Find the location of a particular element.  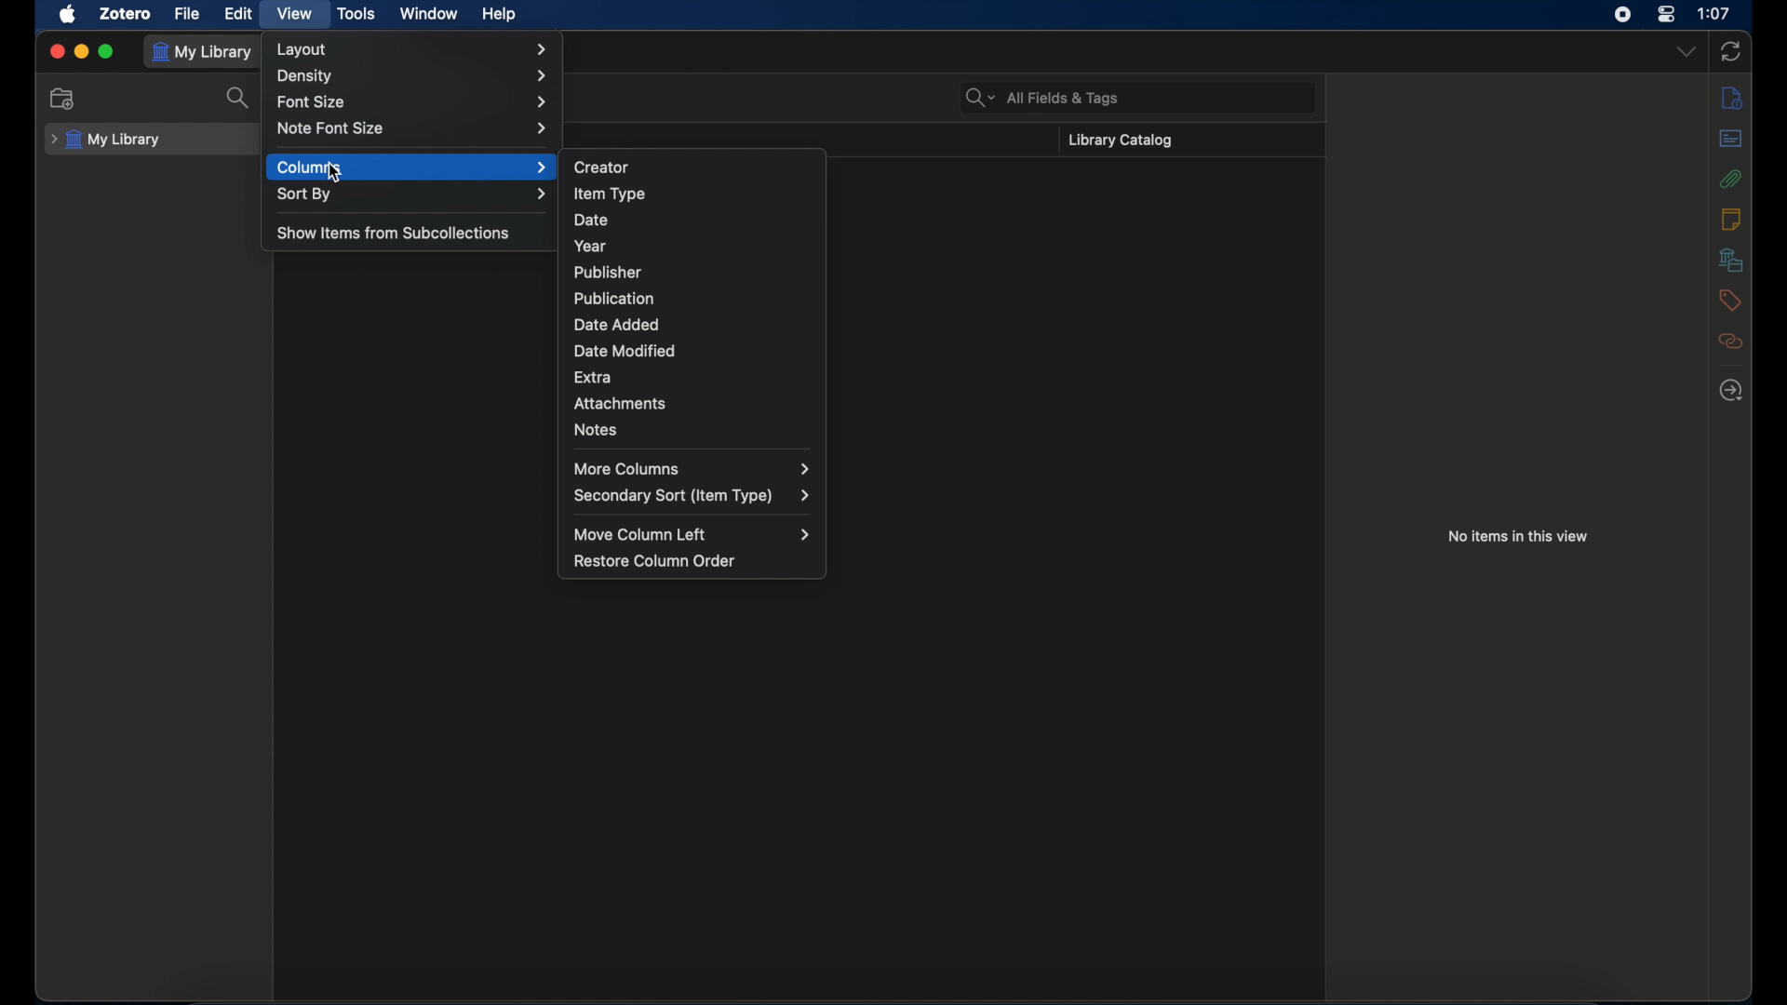

item type is located at coordinates (610, 194).